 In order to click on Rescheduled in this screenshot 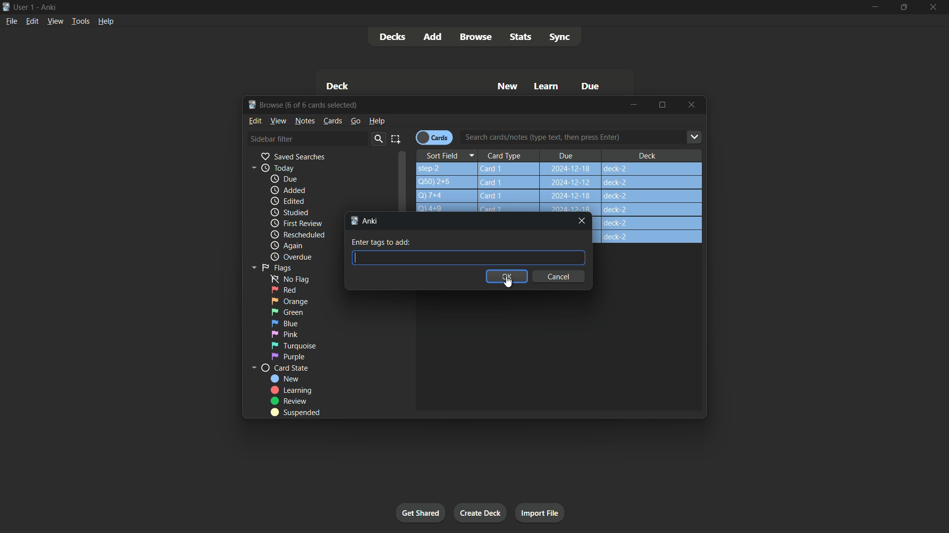, I will do `click(297, 235)`.